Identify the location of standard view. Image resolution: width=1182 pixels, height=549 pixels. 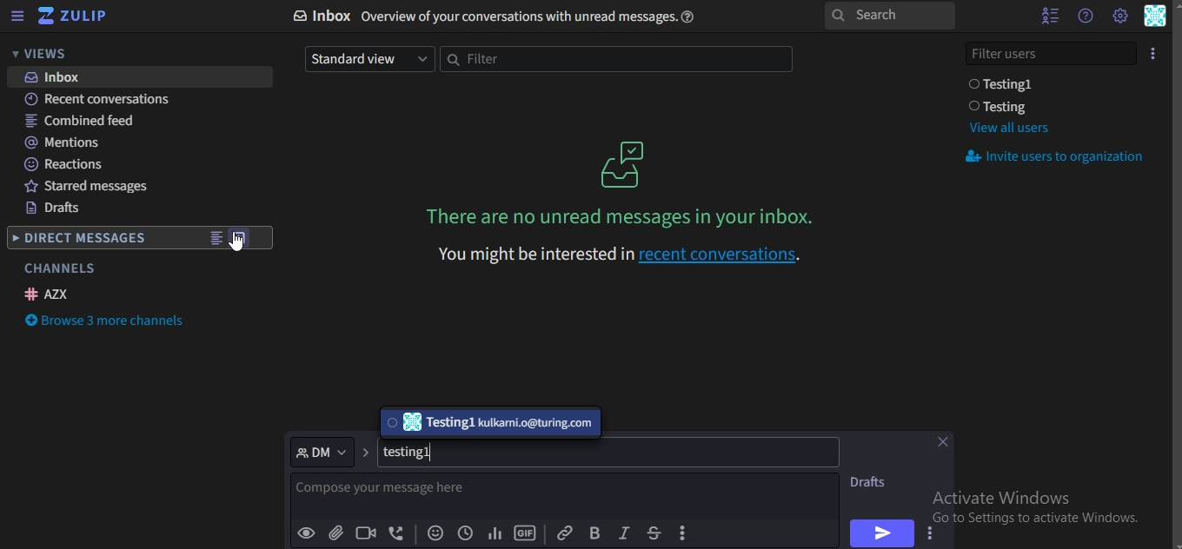
(367, 58).